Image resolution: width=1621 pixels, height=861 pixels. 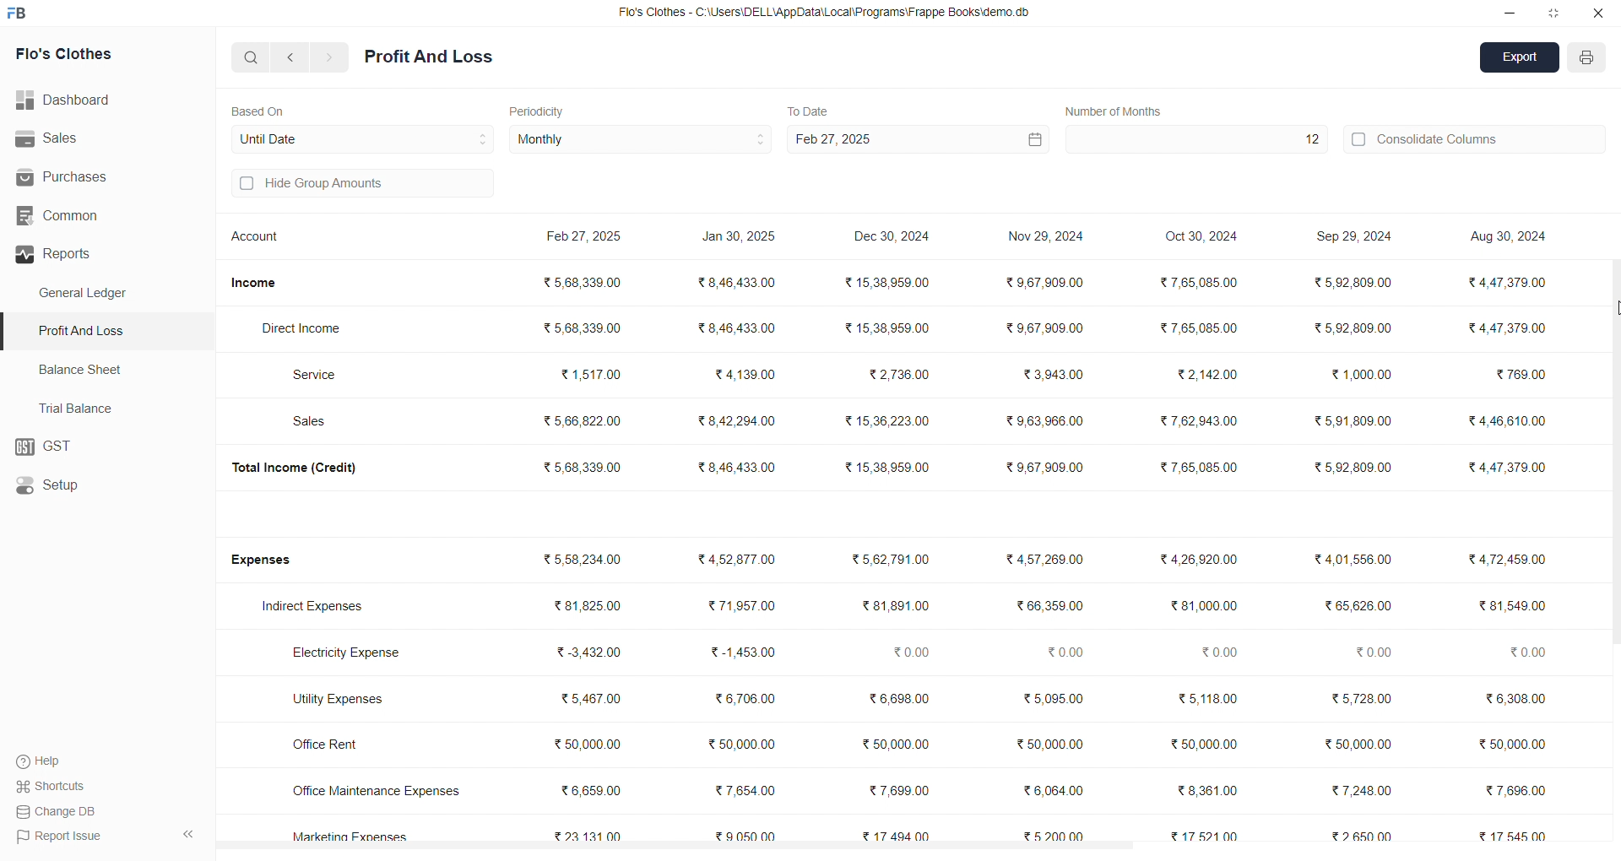 What do you see at coordinates (1204, 605) in the screenshot?
I see `₹81,000.00` at bounding box center [1204, 605].